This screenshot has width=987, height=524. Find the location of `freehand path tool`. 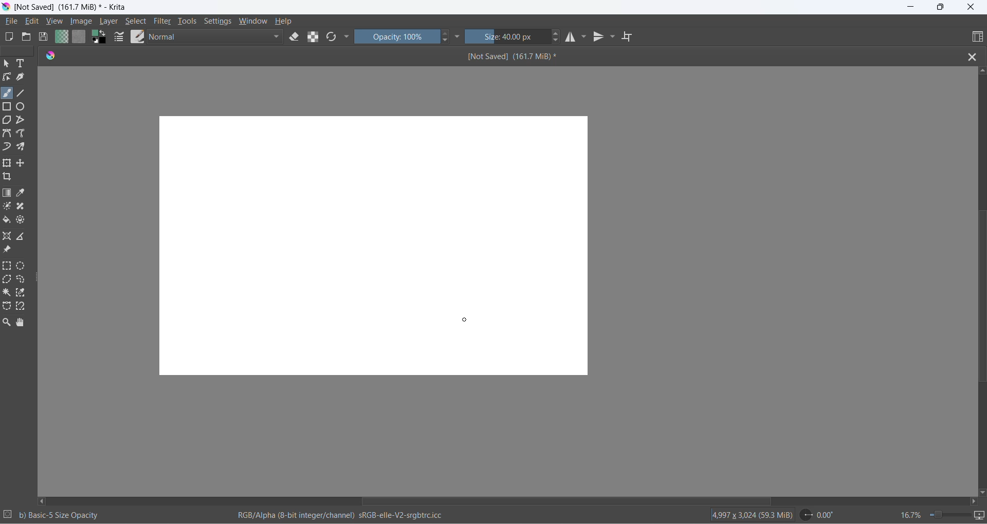

freehand path tool is located at coordinates (23, 134).